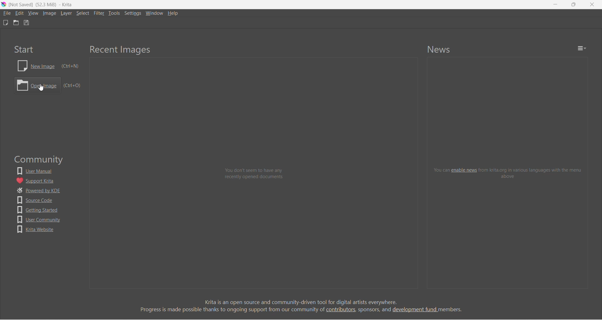  I want to click on window, so click(155, 13).